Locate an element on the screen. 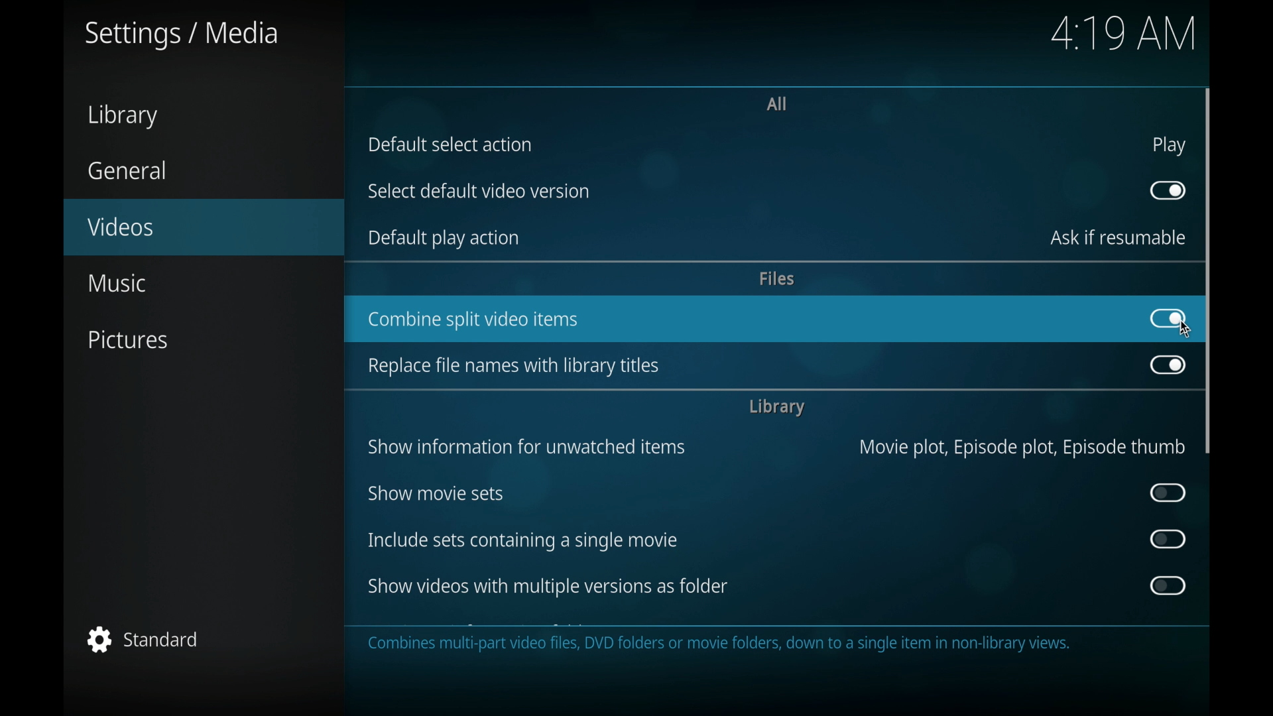  toggle button is located at coordinates (1169, 539).